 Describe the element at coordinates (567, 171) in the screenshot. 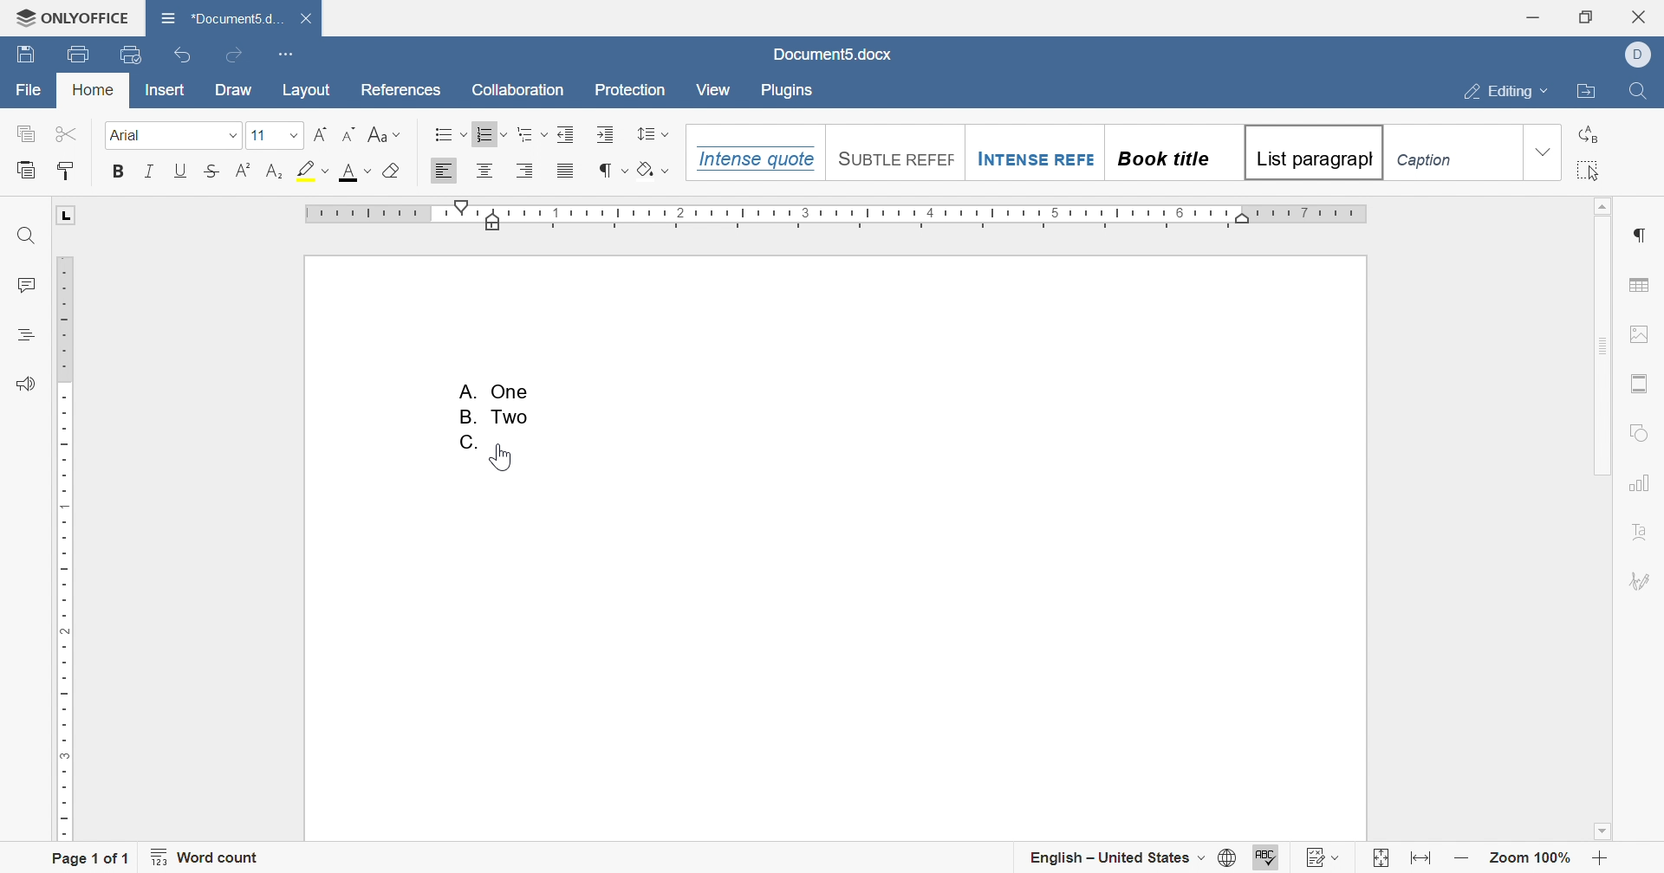

I see `Justified` at that location.